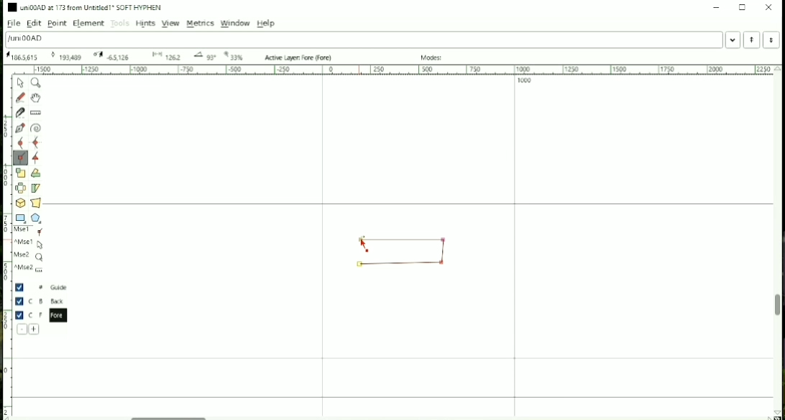  I want to click on Mse1, so click(31, 232).